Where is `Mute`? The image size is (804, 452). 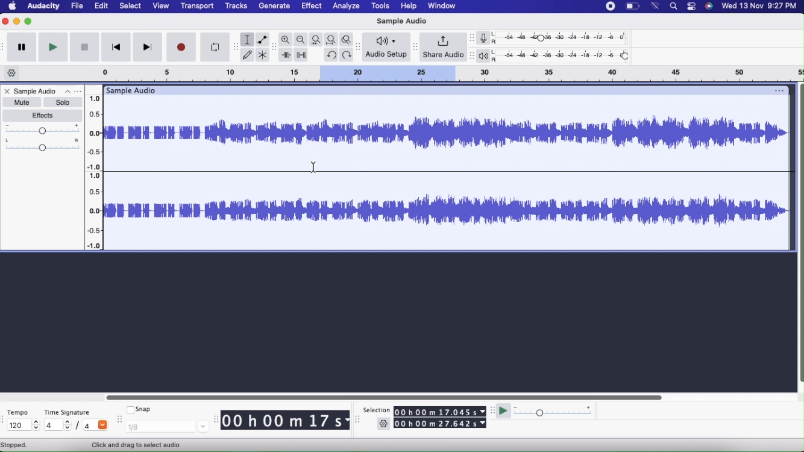 Mute is located at coordinates (21, 102).